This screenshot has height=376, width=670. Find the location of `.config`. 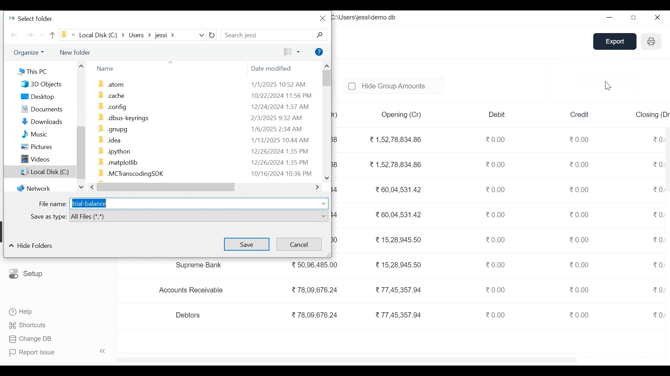

.config is located at coordinates (111, 106).